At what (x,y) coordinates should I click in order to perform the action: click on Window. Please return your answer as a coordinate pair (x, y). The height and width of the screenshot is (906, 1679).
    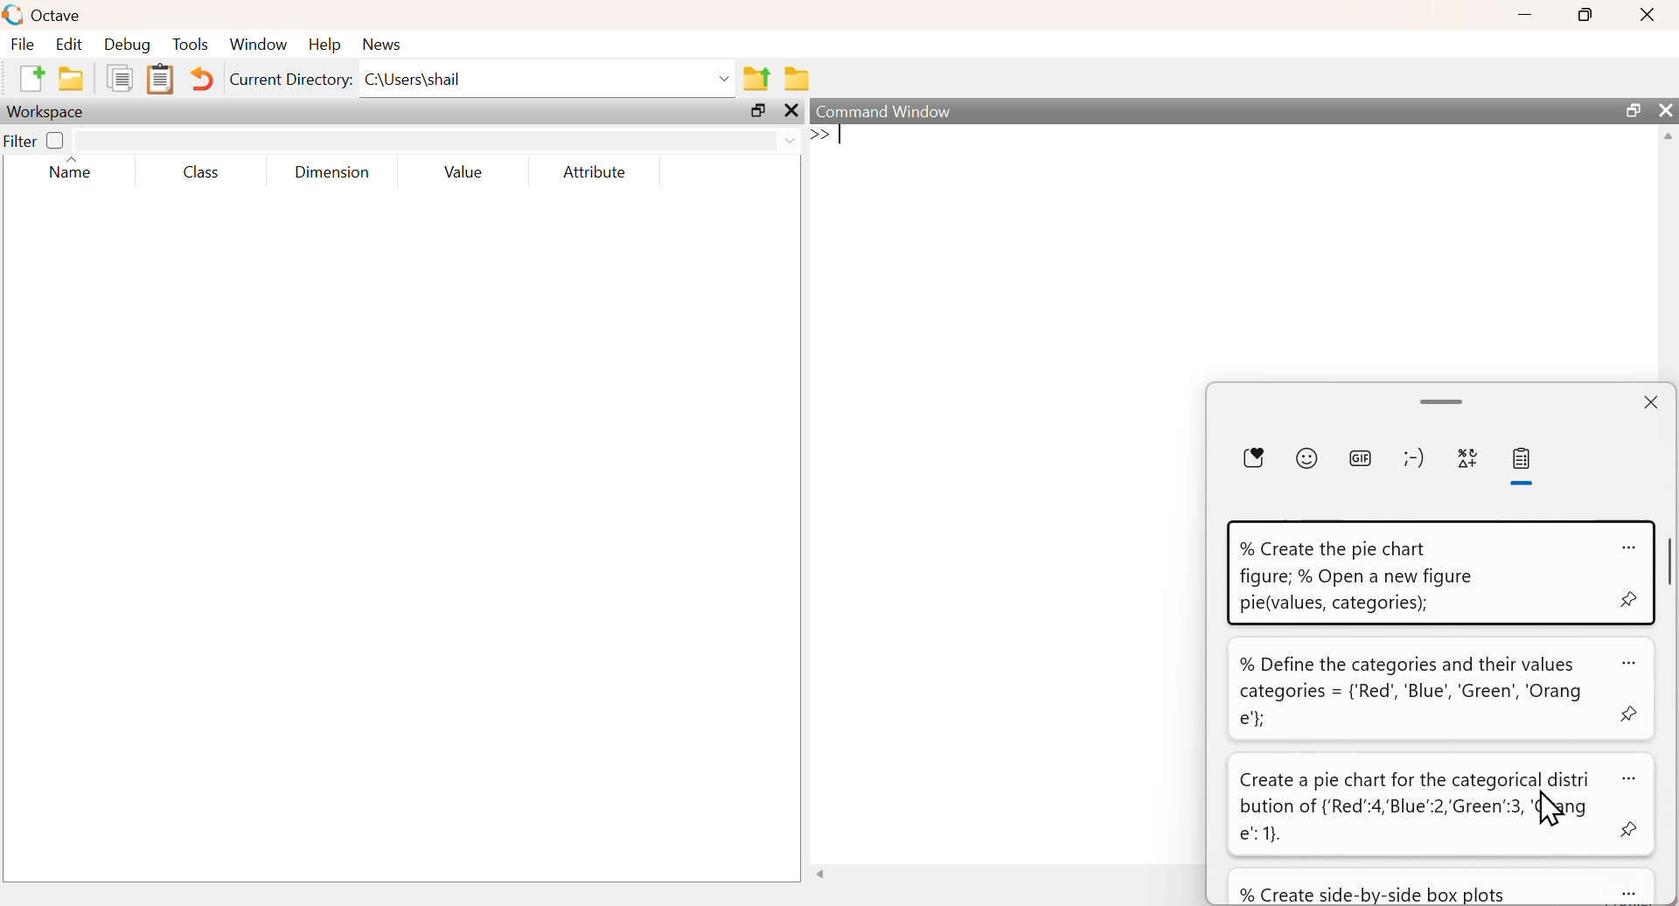
    Looking at the image, I should click on (259, 45).